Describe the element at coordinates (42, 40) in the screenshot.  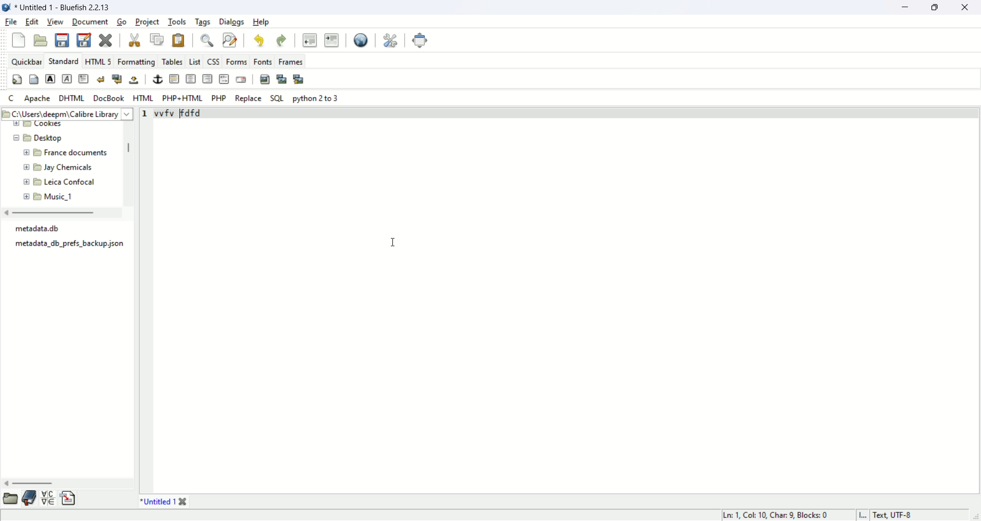
I see `open file` at that location.